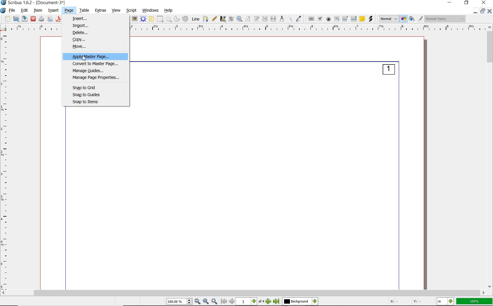  What do you see at coordinates (91, 40) in the screenshot?
I see `copy` at bounding box center [91, 40].